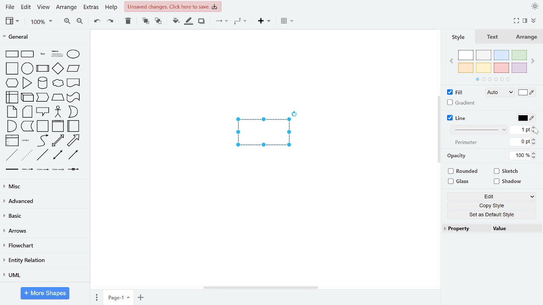  What do you see at coordinates (203, 22) in the screenshot?
I see `shadow` at bounding box center [203, 22].